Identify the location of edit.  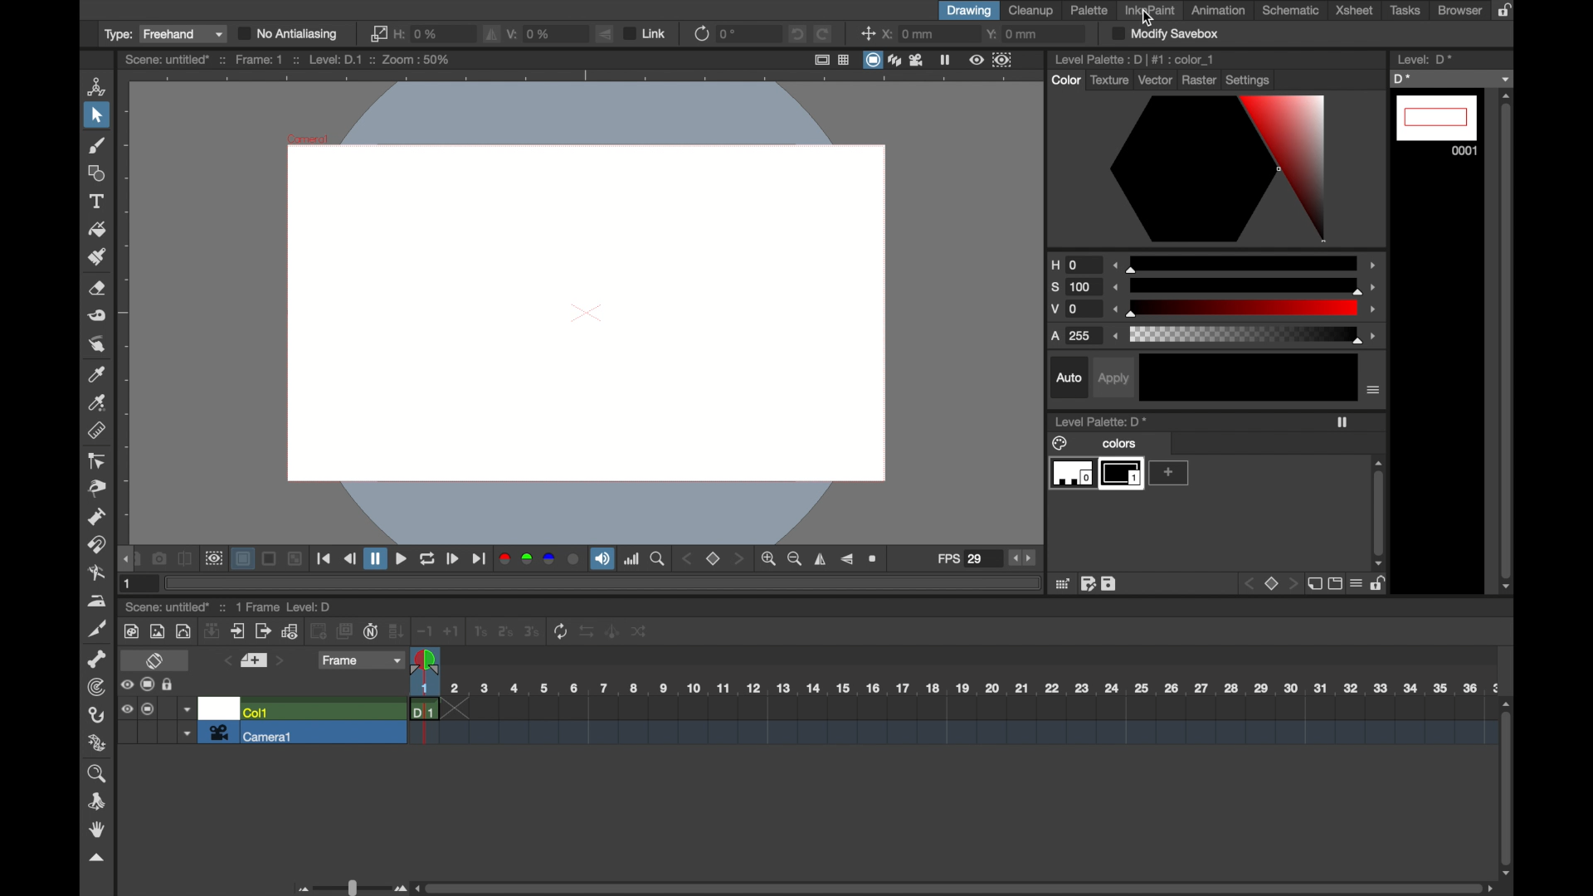
(1086, 585).